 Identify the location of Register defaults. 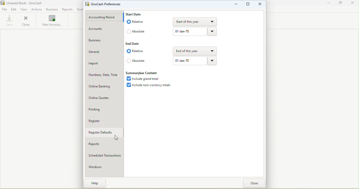
(103, 134).